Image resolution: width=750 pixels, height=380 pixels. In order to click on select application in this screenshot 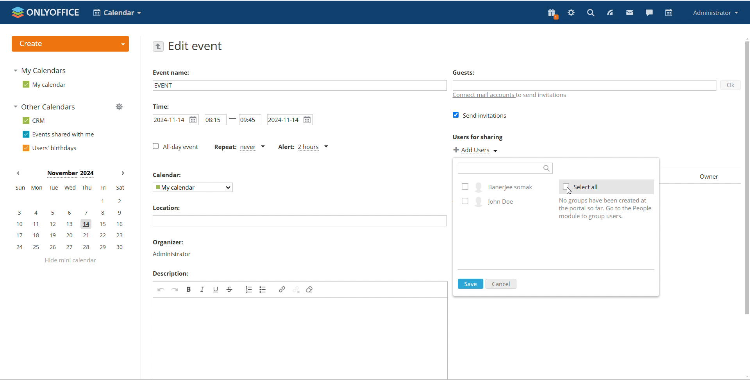, I will do `click(116, 13)`.